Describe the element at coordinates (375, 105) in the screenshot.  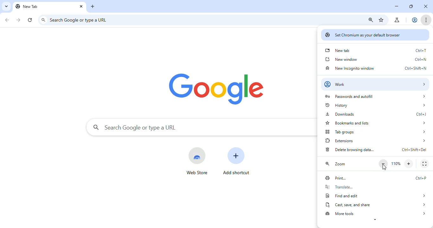
I see `history` at that location.